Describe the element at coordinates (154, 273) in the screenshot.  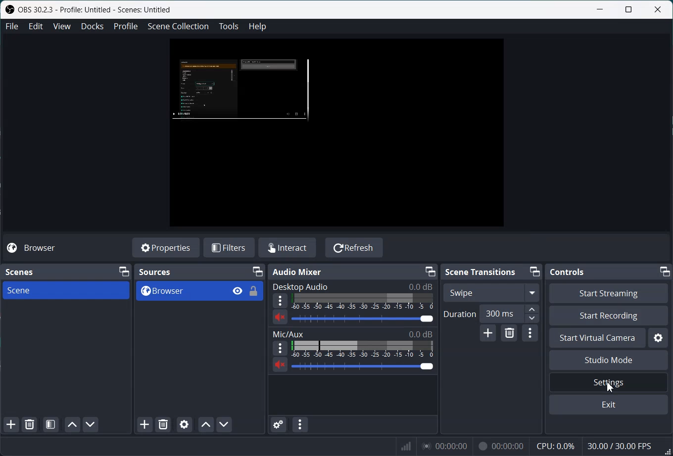
I see `Sources` at that location.